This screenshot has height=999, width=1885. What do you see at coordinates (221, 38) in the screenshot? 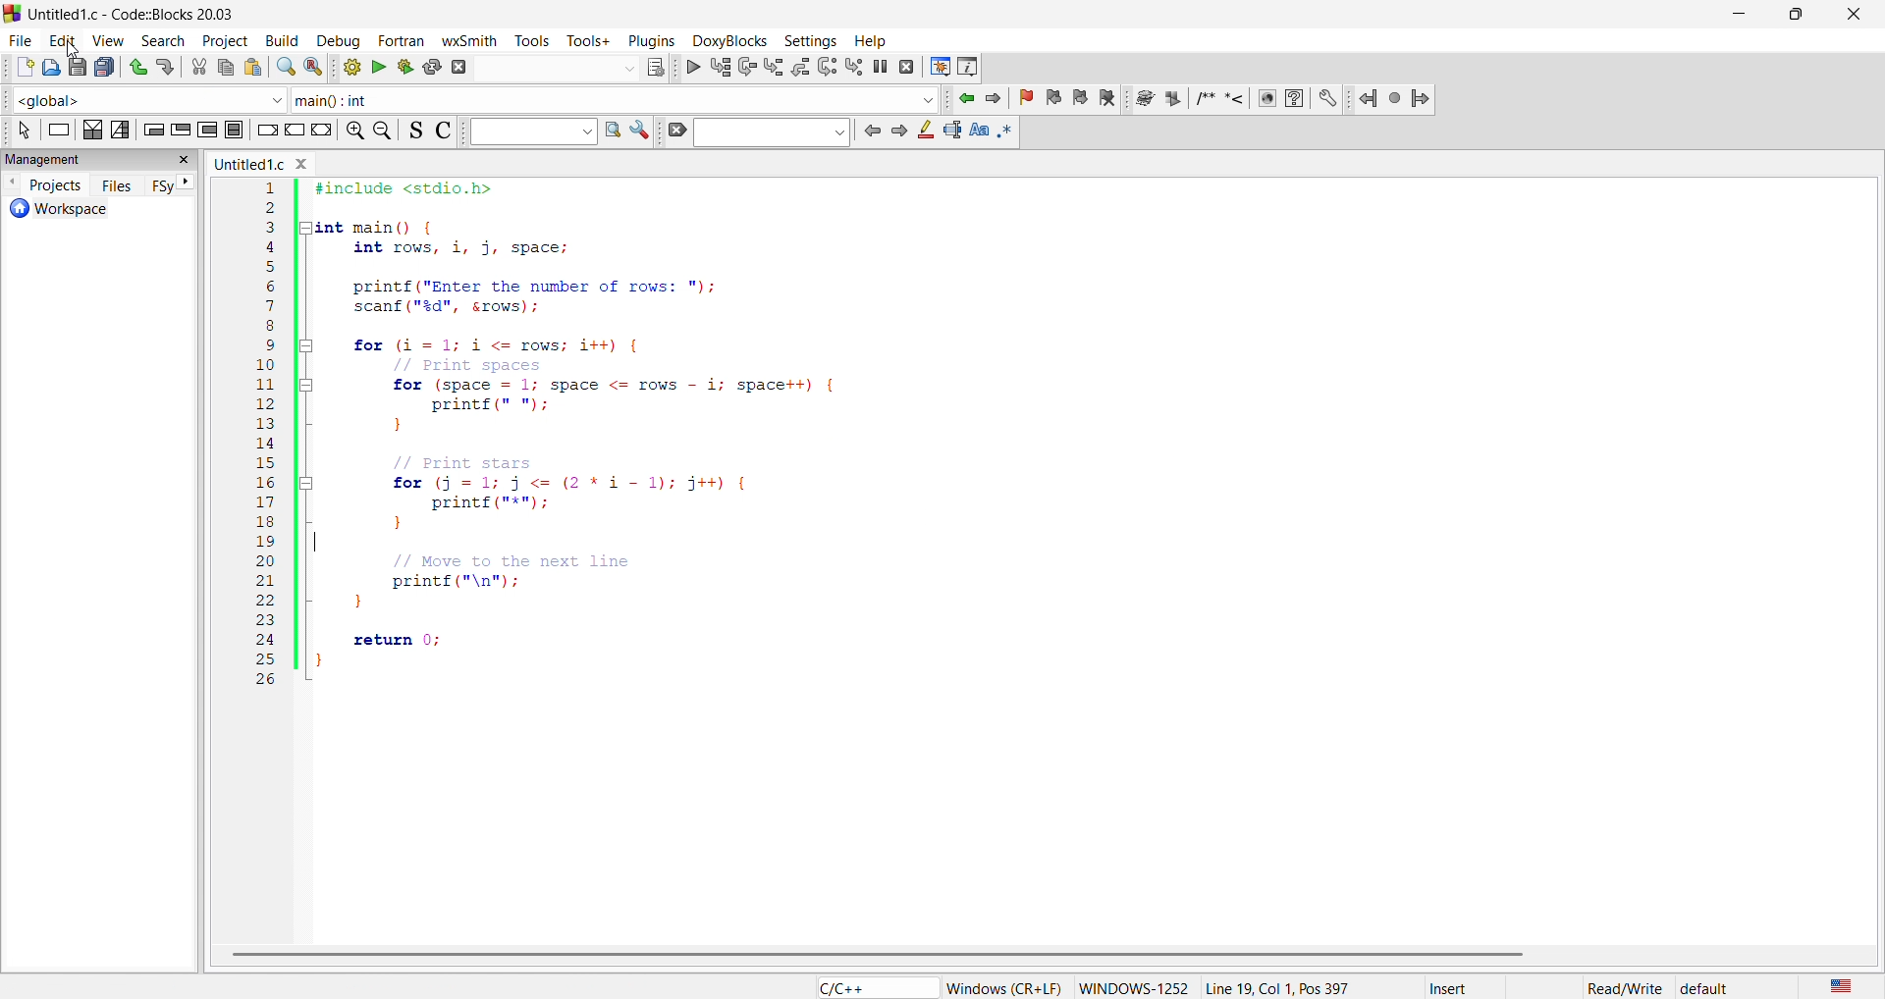
I see `project` at bounding box center [221, 38].